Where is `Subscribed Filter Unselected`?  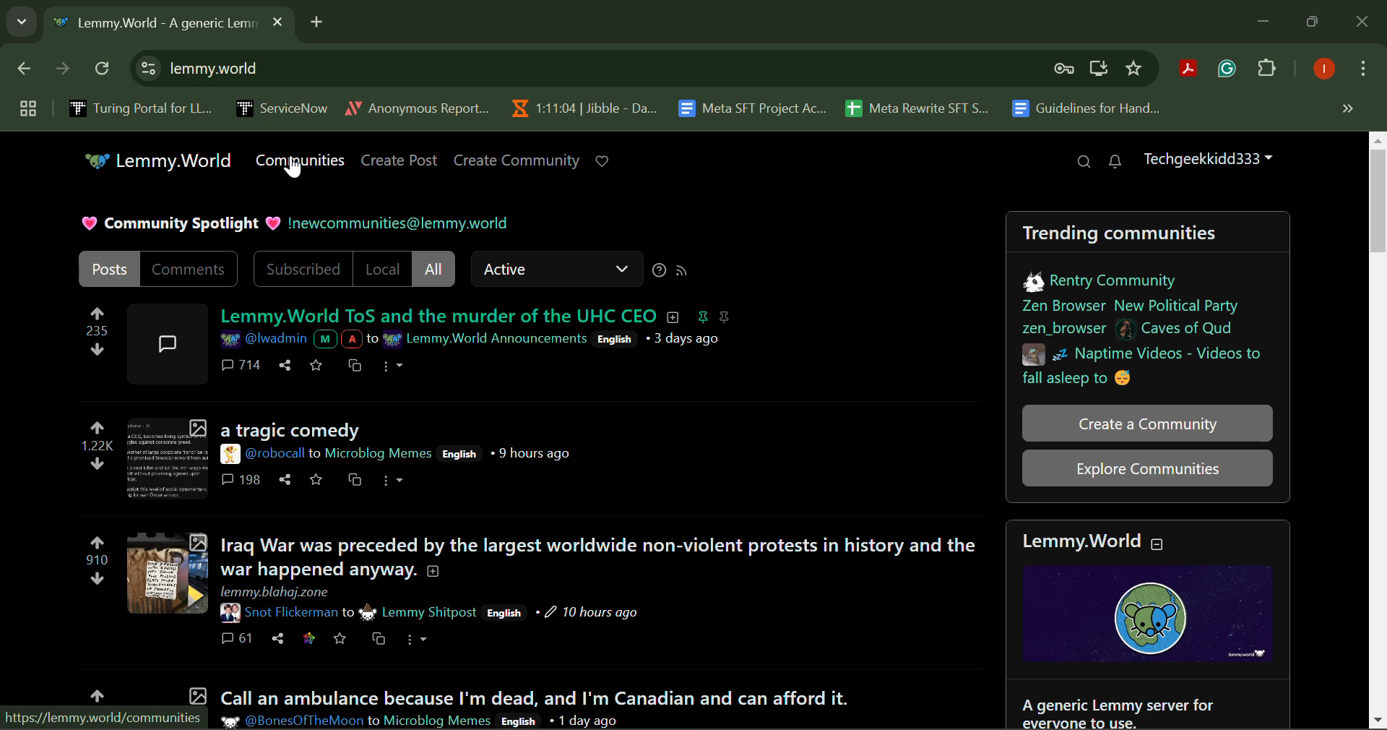 Subscribed Filter Unselected is located at coordinates (304, 269).